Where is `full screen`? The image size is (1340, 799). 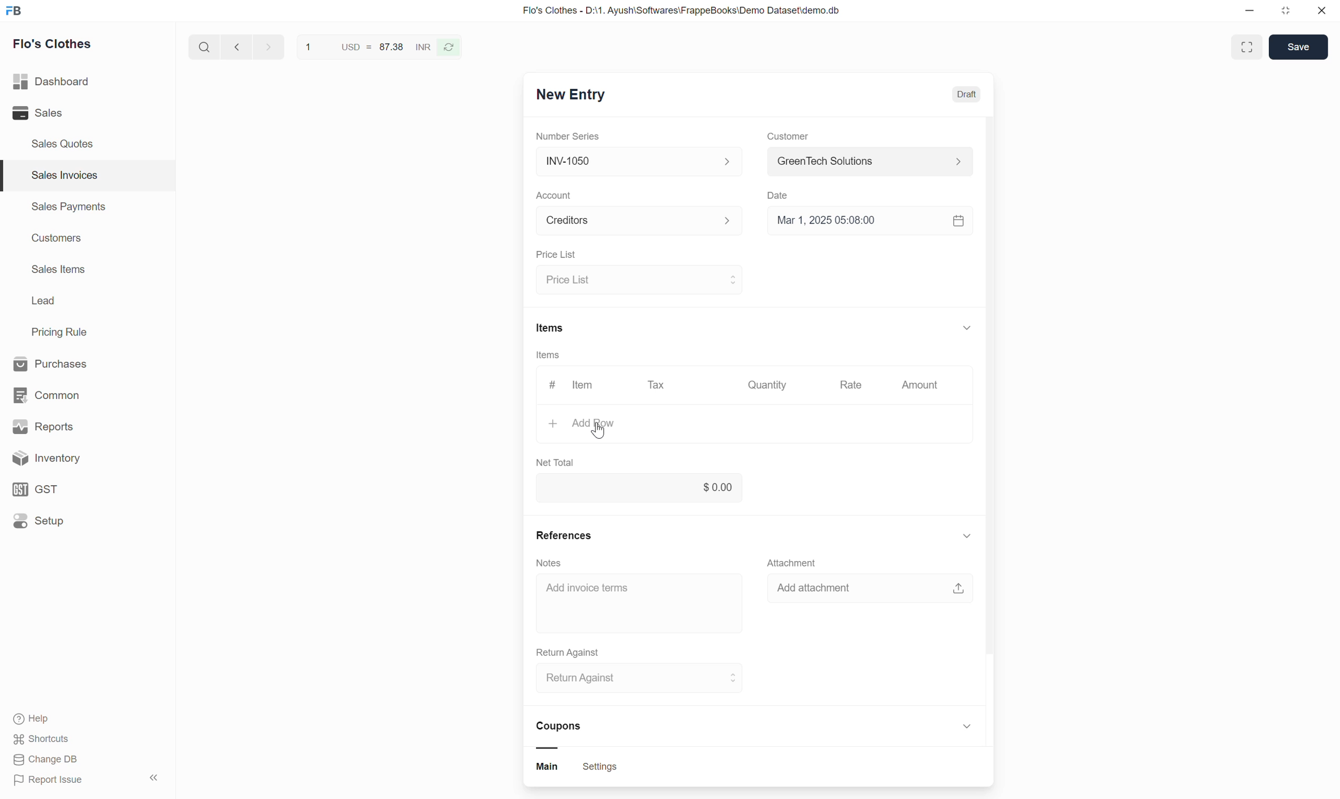
full screen is located at coordinates (1248, 46).